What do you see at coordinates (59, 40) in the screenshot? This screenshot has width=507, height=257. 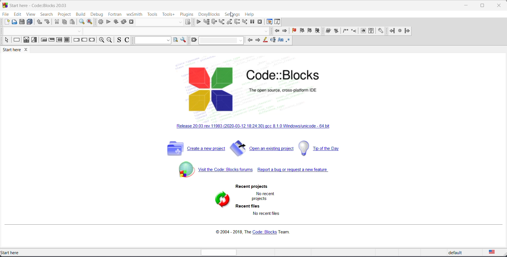 I see `counting loop` at bounding box center [59, 40].